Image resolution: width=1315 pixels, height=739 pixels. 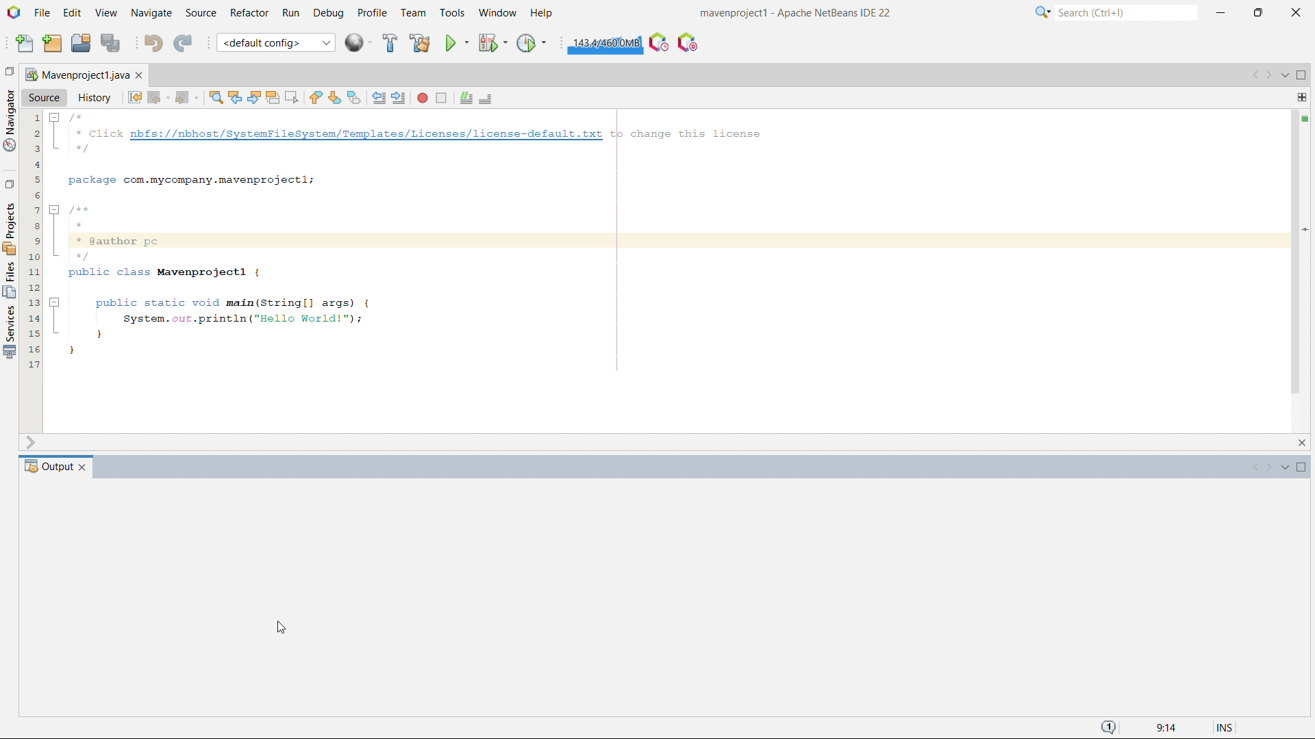 I want to click on pause I/O checks, so click(x=689, y=42).